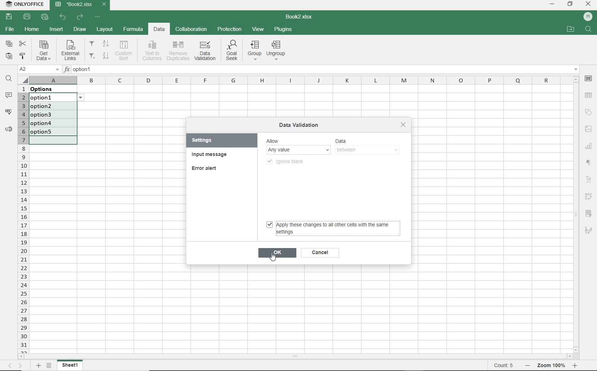 The height and width of the screenshot is (371, 597). What do you see at coordinates (301, 124) in the screenshot?
I see `DATA VALIDATION` at bounding box center [301, 124].